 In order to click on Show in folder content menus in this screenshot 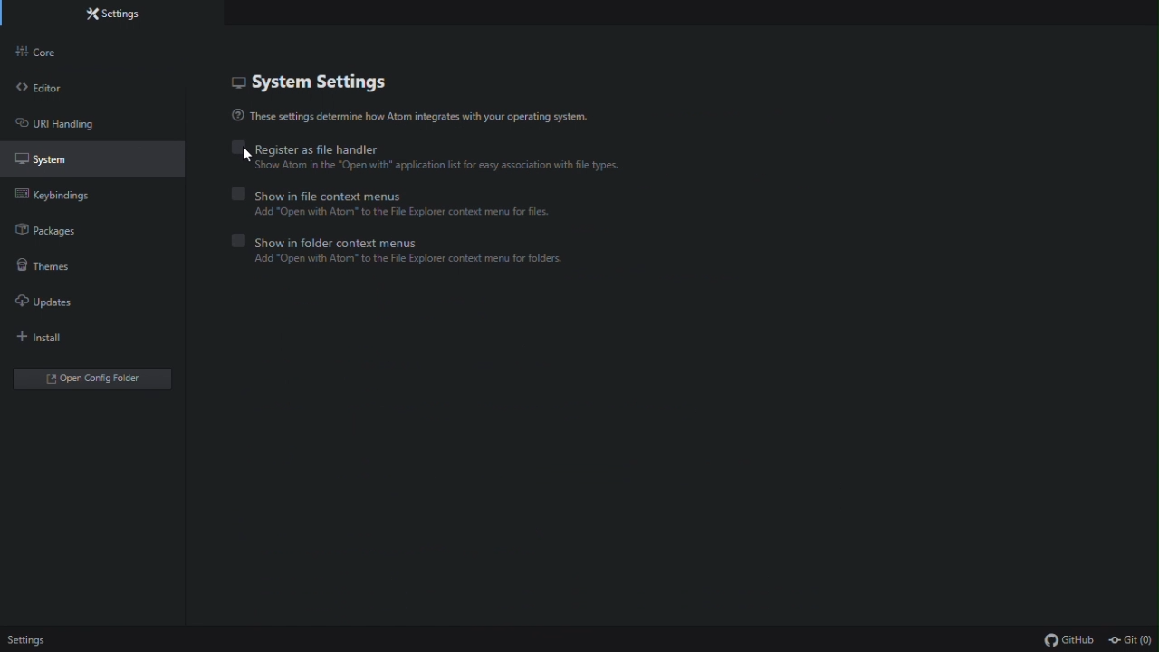, I will do `click(430, 240)`.